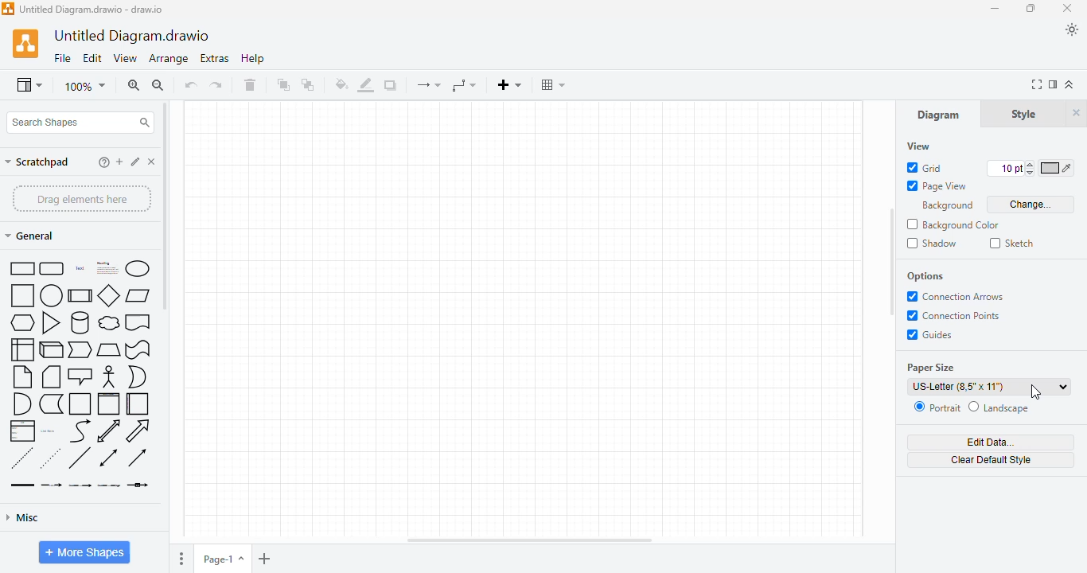  What do you see at coordinates (109, 294) in the screenshot?
I see `diamond` at bounding box center [109, 294].